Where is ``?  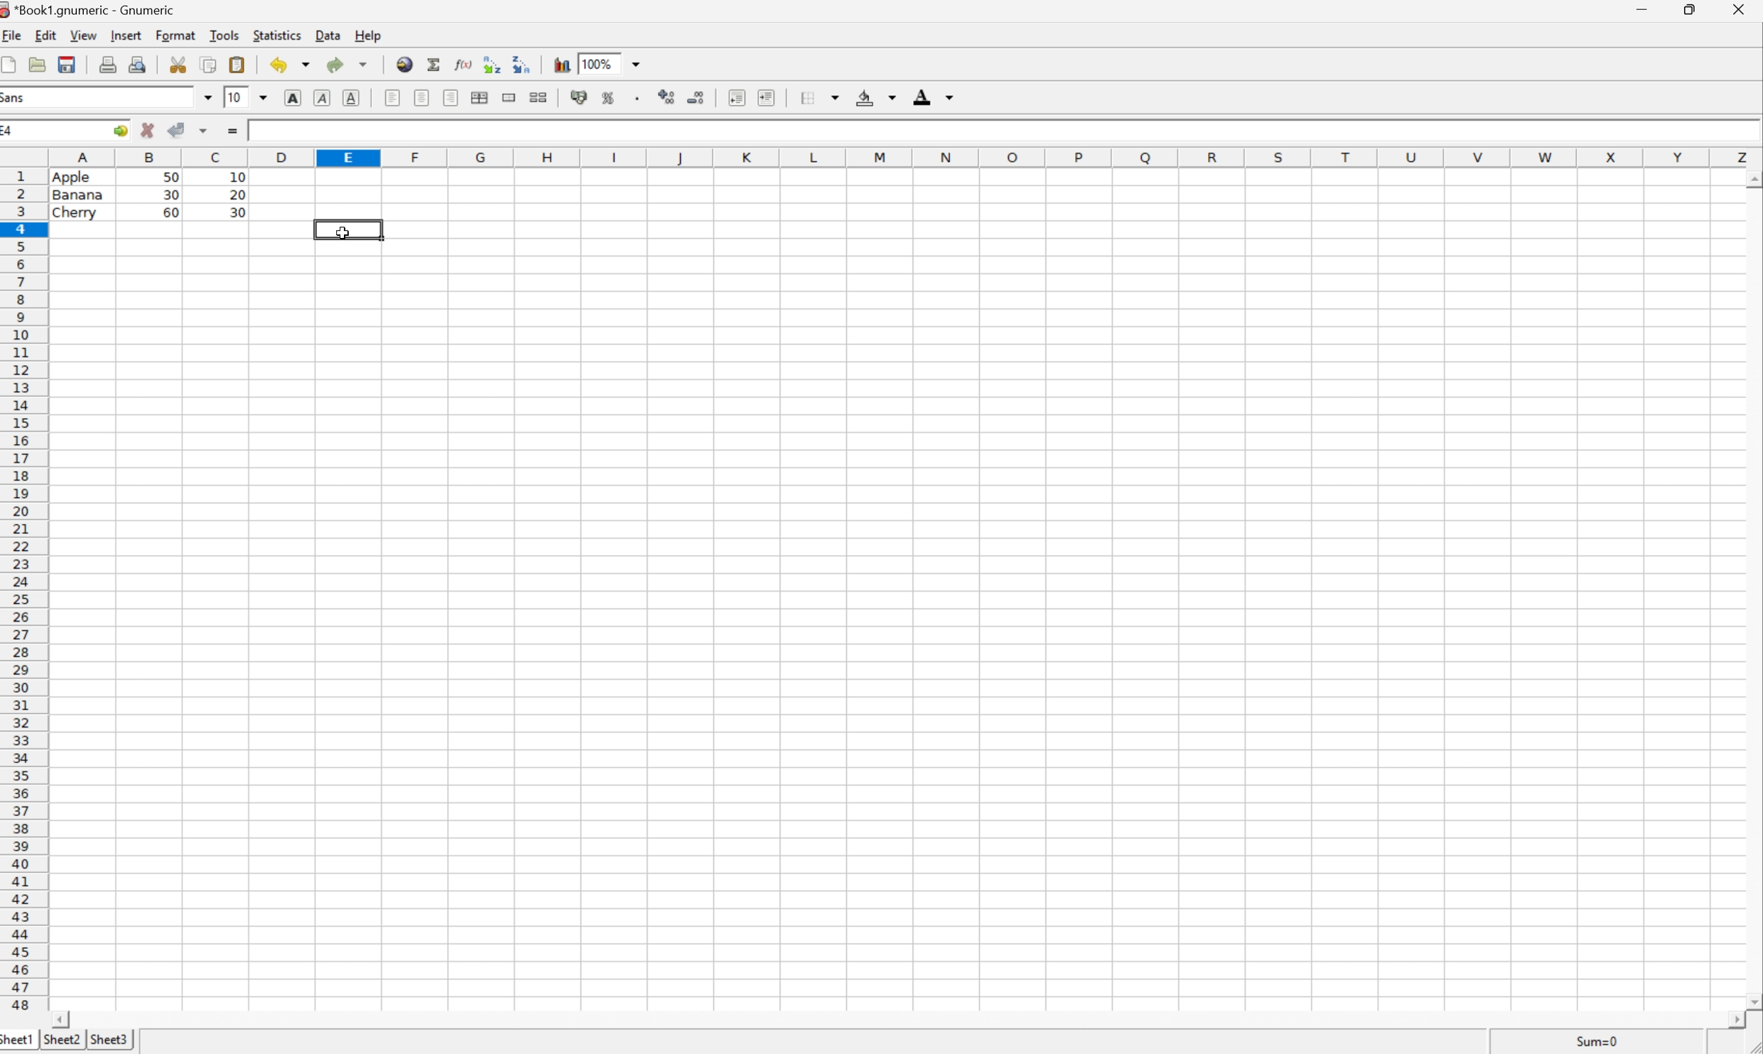  is located at coordinates (998, 130).